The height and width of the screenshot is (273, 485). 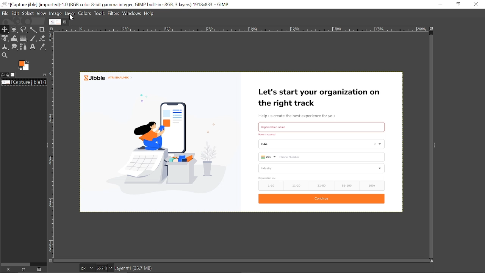 What do you see at coordinates (16, 264) in the screenshot?
I see `Horizontal scrollbar for tools` at bounding box center [16, 264].